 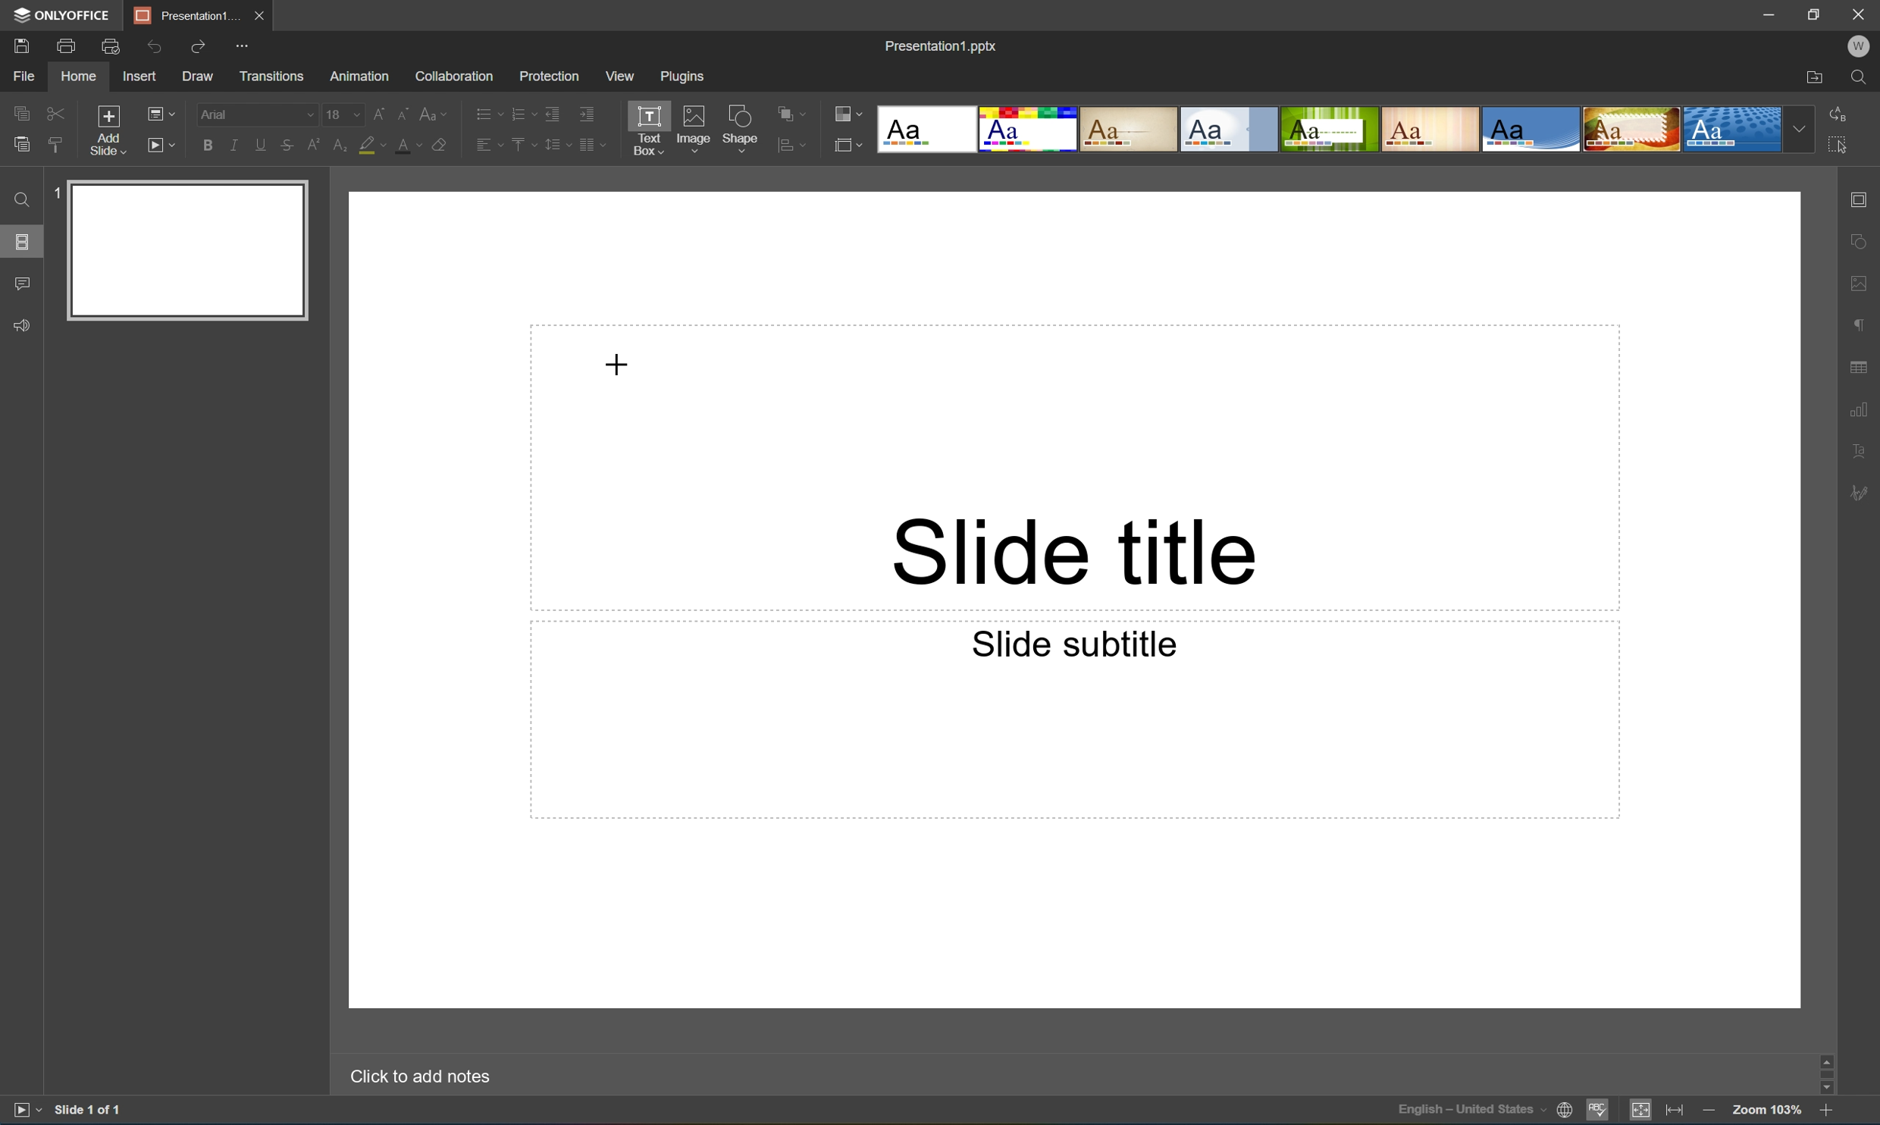 I want to click on Close, so click(x=258, y=13).